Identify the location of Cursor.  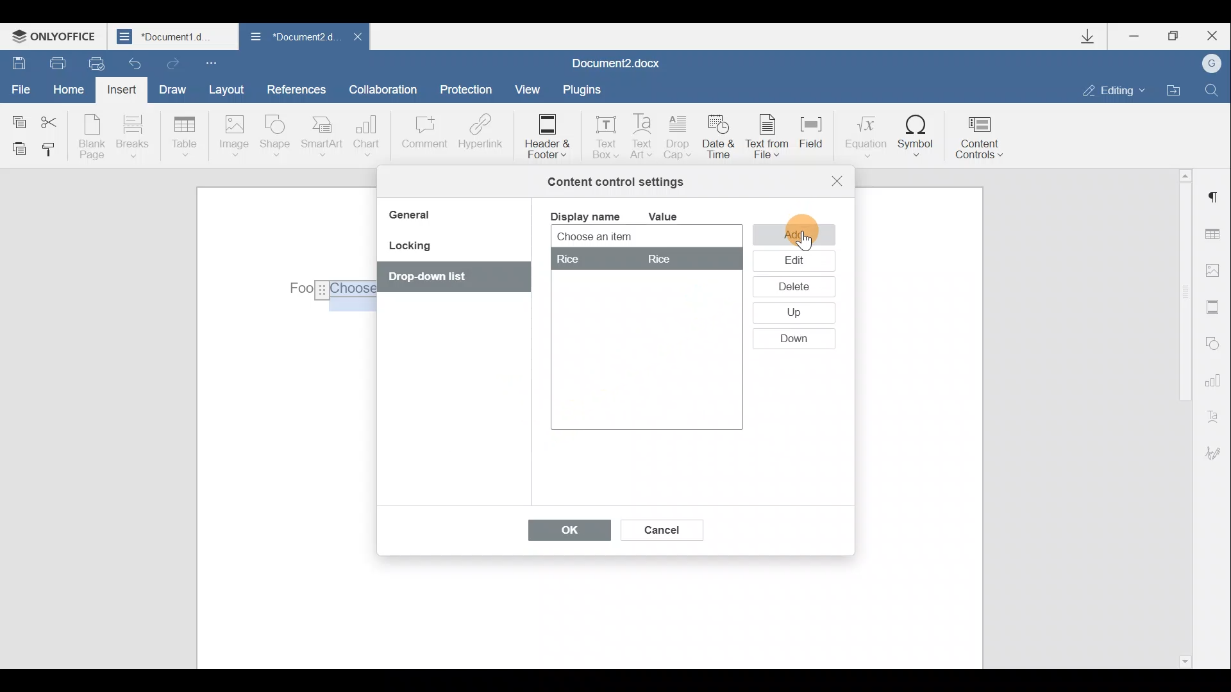
(804, 239).